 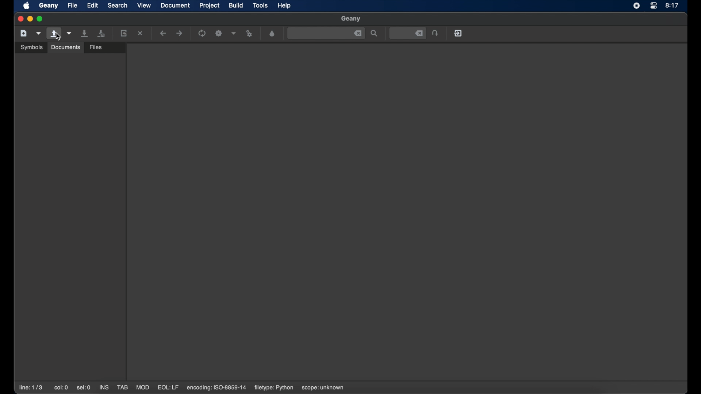 What do you see at coordinates (96, 48) in the screenshot?
I see `files` at bounding box center [96, 48].